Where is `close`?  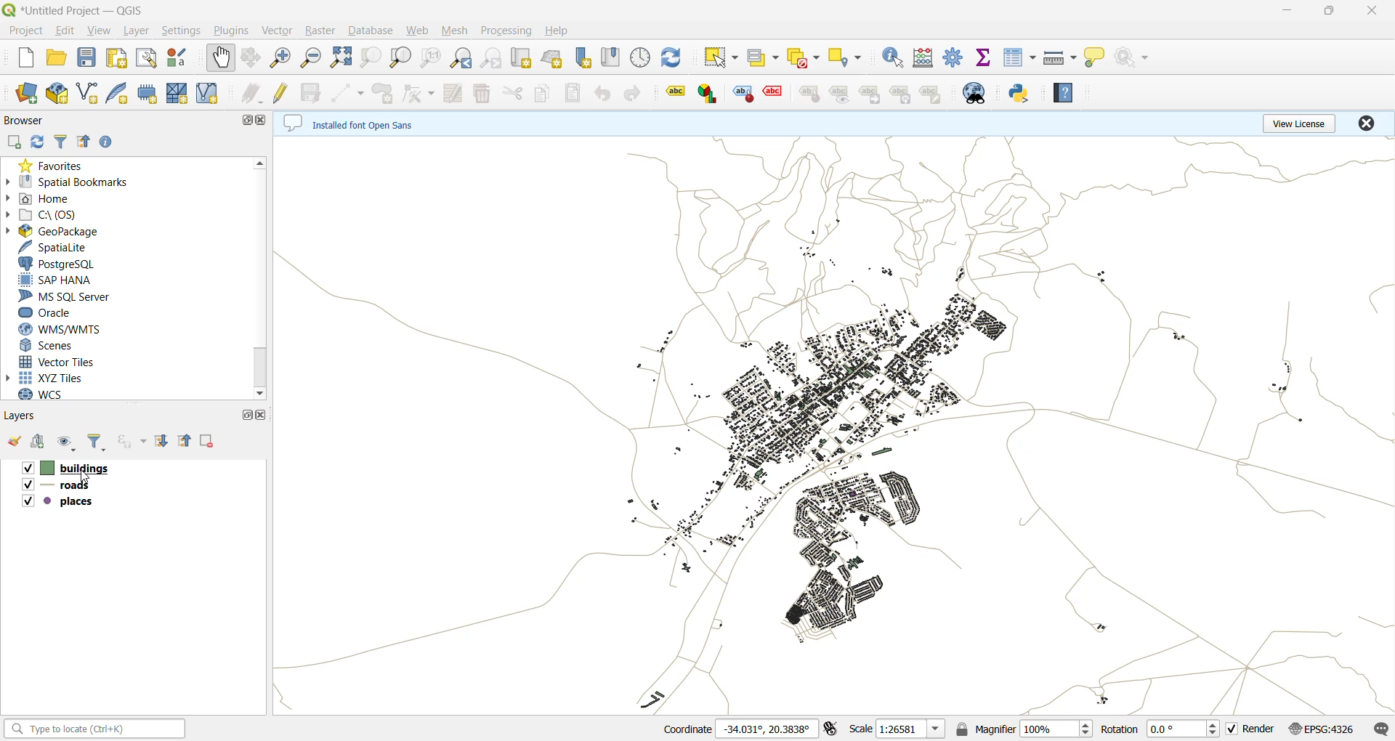 close is located at coordinates (1368, 13).